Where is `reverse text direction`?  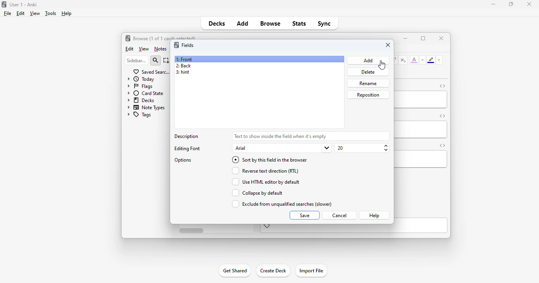
reverse text direction is located at coordinates (264, 171).